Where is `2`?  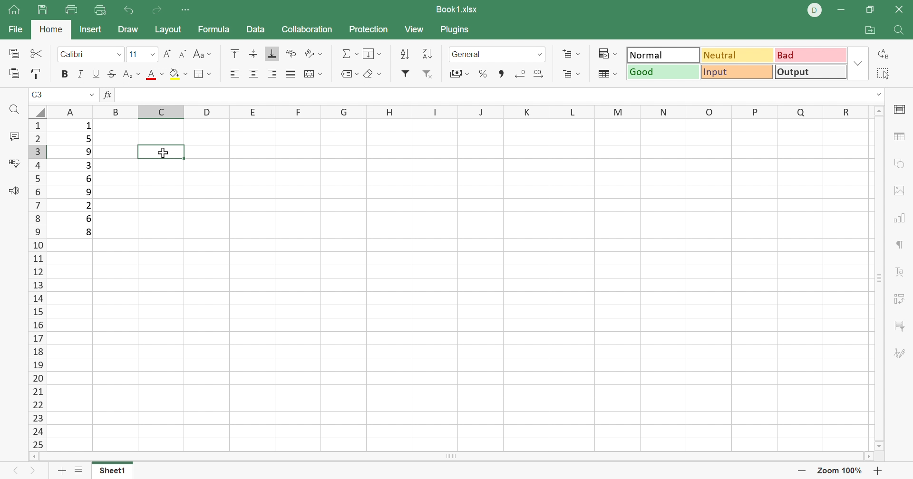 2 is located at coordinates (88, 205).